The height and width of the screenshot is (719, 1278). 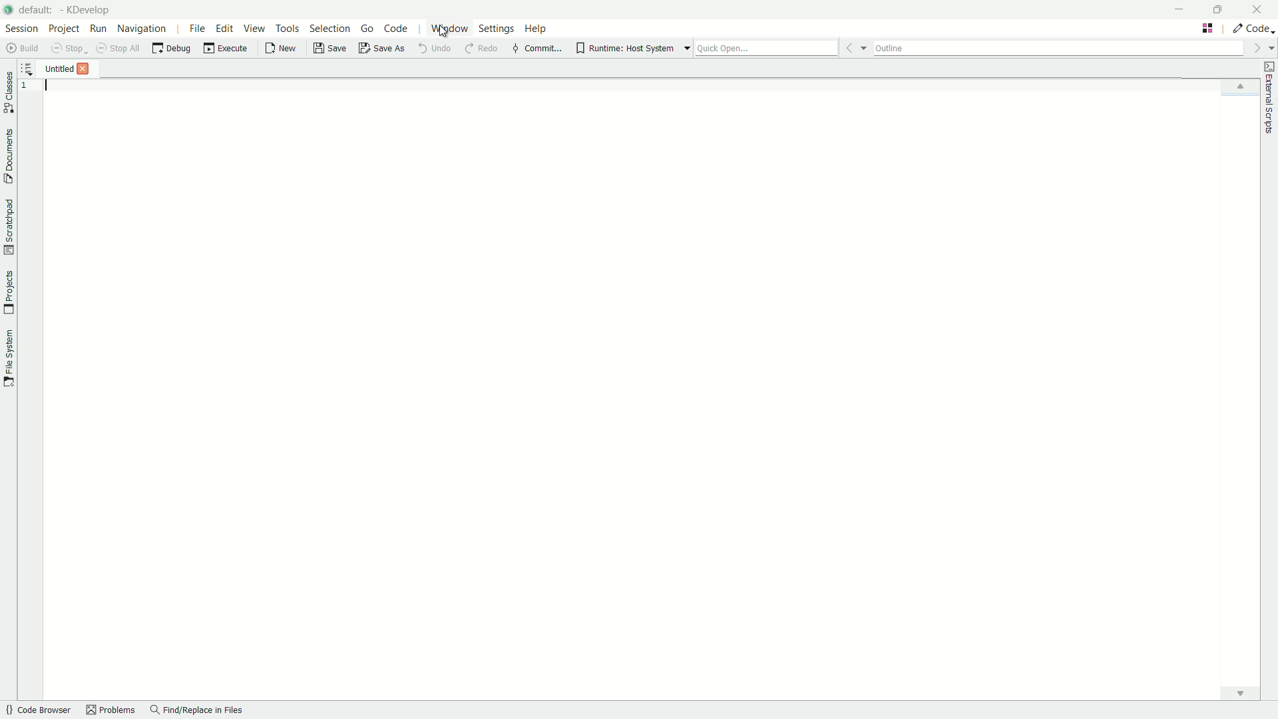 I want to click on window menu, so click(x=451, y=29).